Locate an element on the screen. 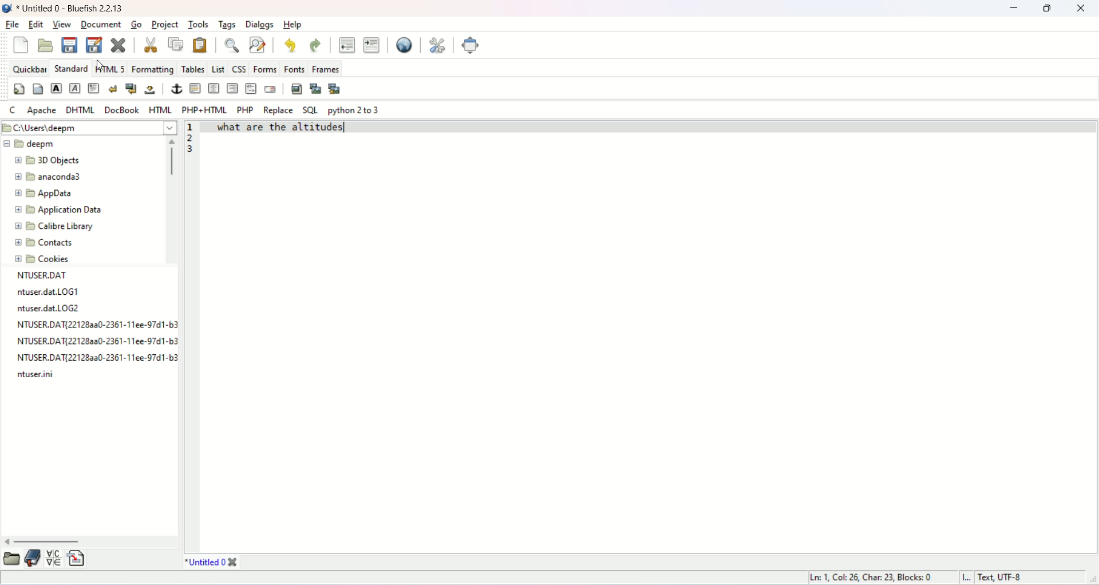 The width and height of the screenshot is (1099, 585). title is located at coordinates (212, 563).